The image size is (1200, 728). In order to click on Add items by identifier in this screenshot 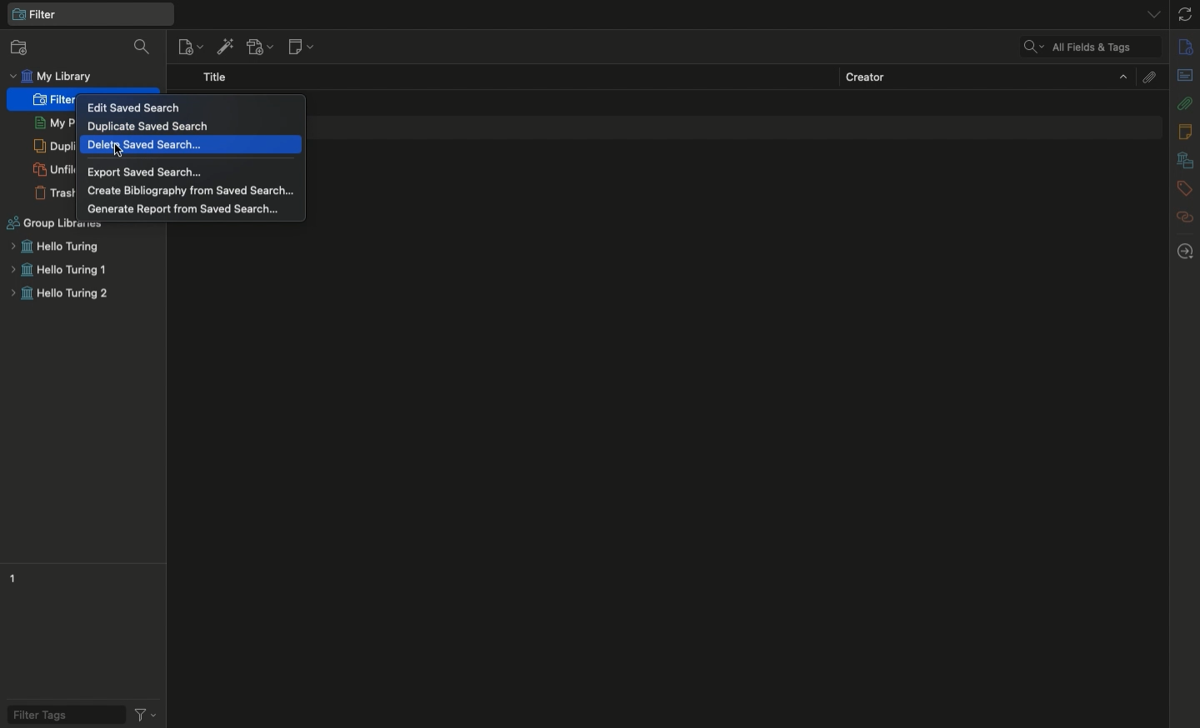, I will do `click(224, 47)`.